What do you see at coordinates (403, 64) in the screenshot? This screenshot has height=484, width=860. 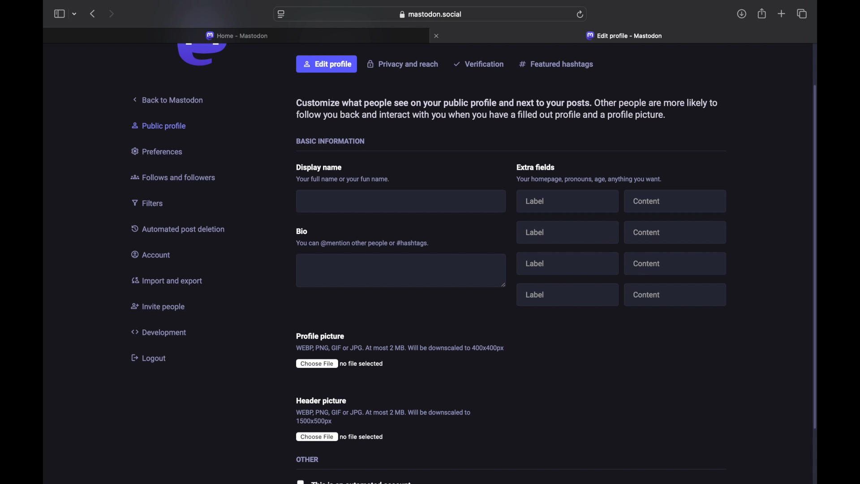 I see `privacy and reach` at bounding box center [403, 64].